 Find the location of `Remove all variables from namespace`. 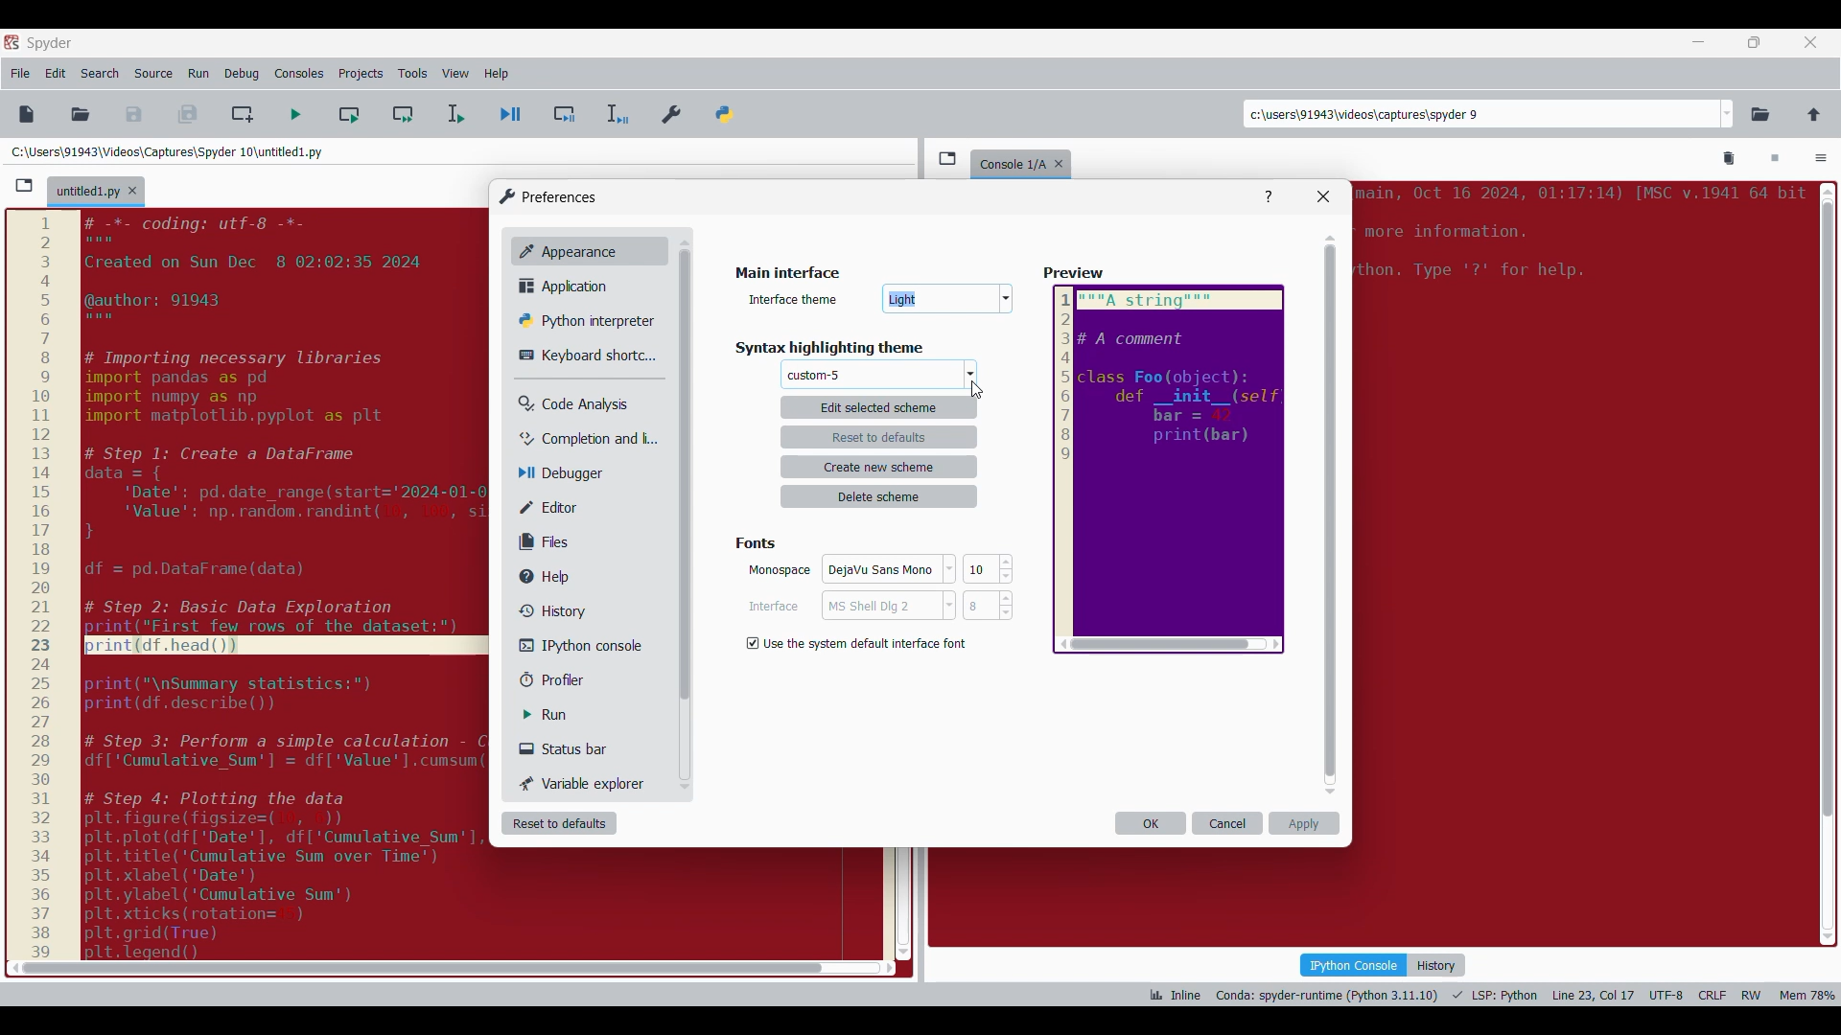

Remove all variables from namespace is located at coordinates (1730, 159).